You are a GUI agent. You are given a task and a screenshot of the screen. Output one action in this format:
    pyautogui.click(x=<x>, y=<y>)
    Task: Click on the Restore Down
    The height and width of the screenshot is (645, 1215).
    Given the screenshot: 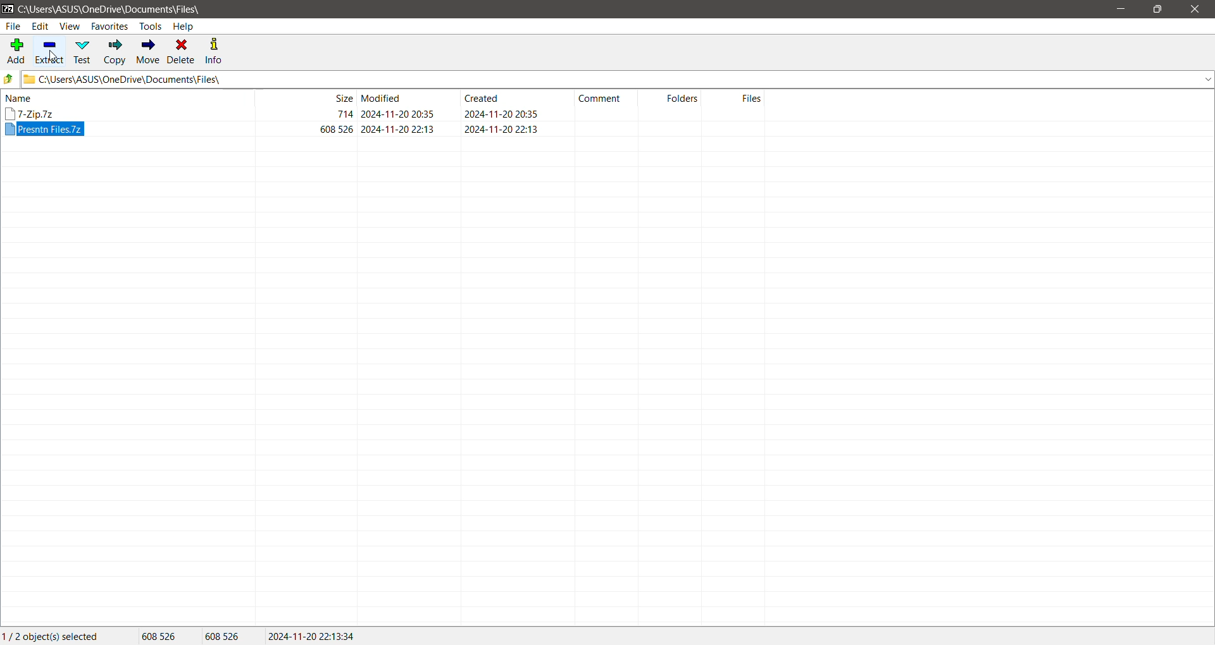 What is the action you would take?
    pyautogui.click(x=1157, y=9)
    